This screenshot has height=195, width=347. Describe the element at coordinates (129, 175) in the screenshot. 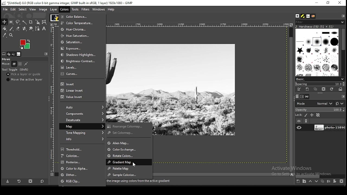

I see `sample colorize` at that location.